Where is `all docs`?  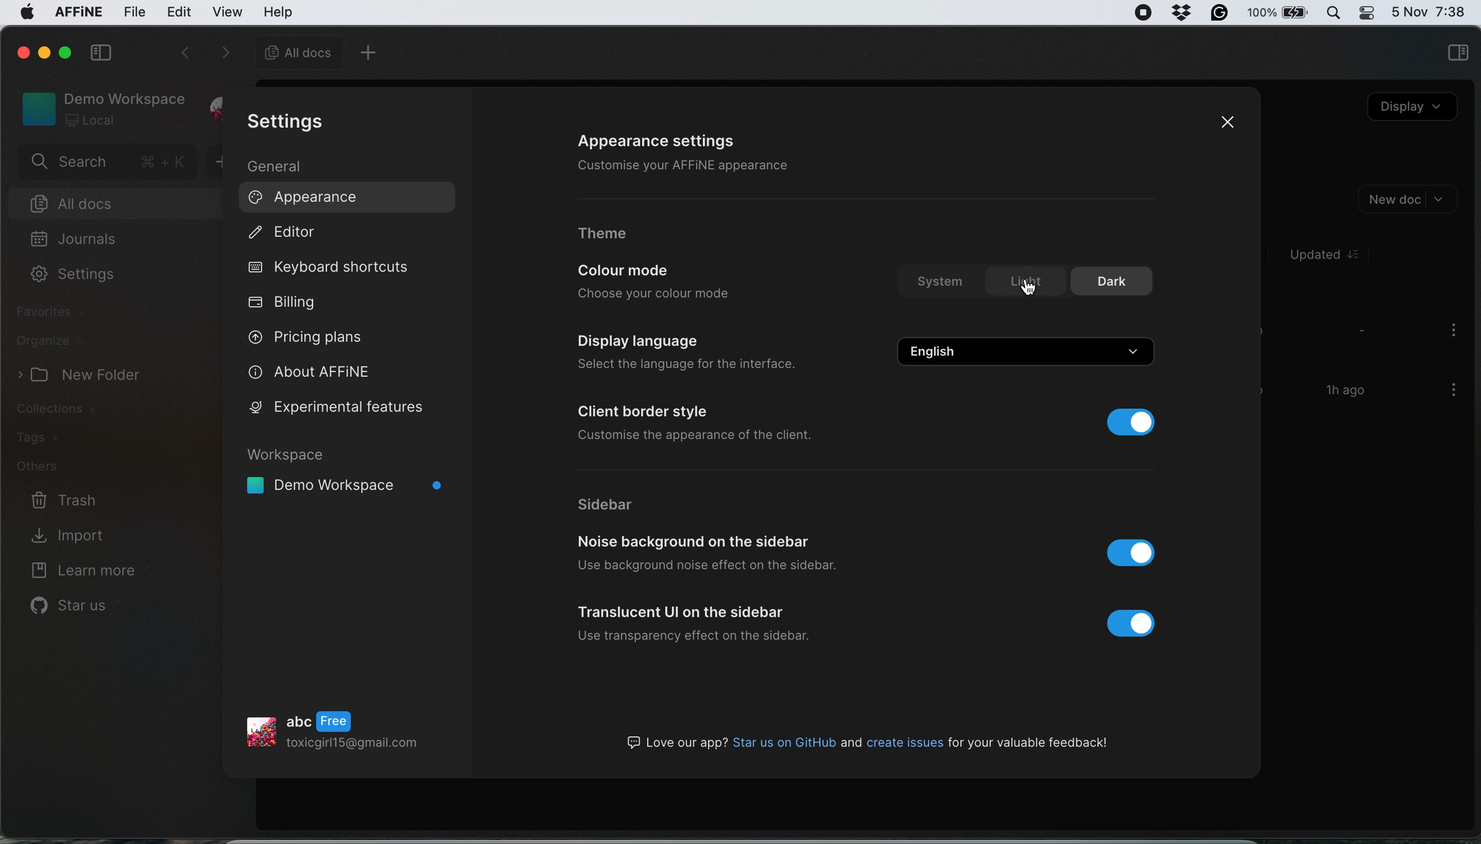
all docs is located at coordinates (295, 52).